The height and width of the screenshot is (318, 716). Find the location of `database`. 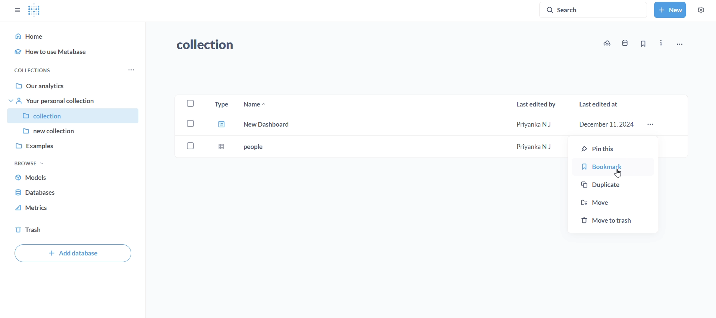

database is located at coordinates (38, 193).